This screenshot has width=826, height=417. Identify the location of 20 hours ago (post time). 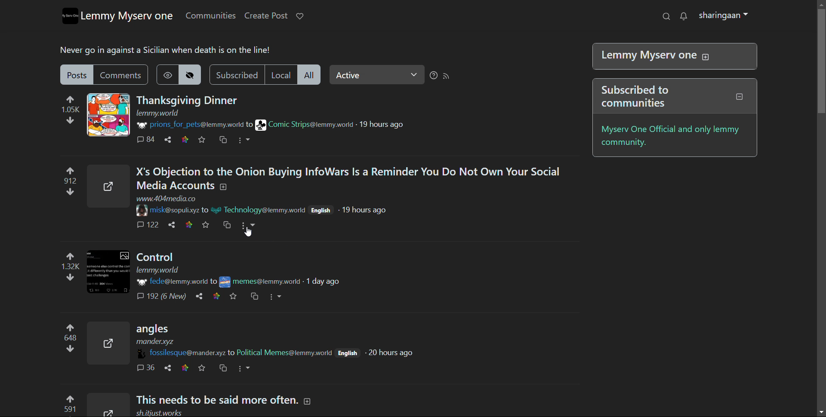
(389, 353).